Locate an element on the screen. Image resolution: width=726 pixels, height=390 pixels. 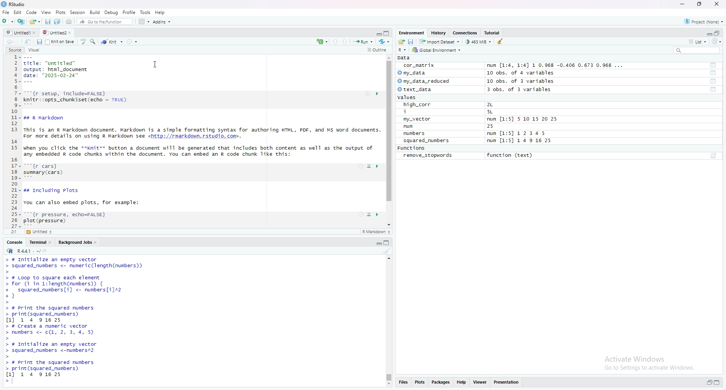
RStudio is located at coordinates (14, 5).